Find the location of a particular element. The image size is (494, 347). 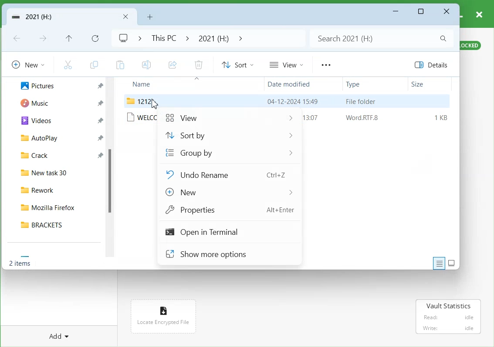

Group by is located at coordinates (229, 153).